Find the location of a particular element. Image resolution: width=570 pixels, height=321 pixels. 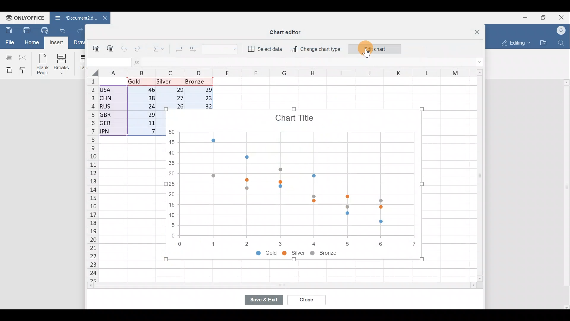

Cursor on Edit chart is located at coordinates (370, 51).